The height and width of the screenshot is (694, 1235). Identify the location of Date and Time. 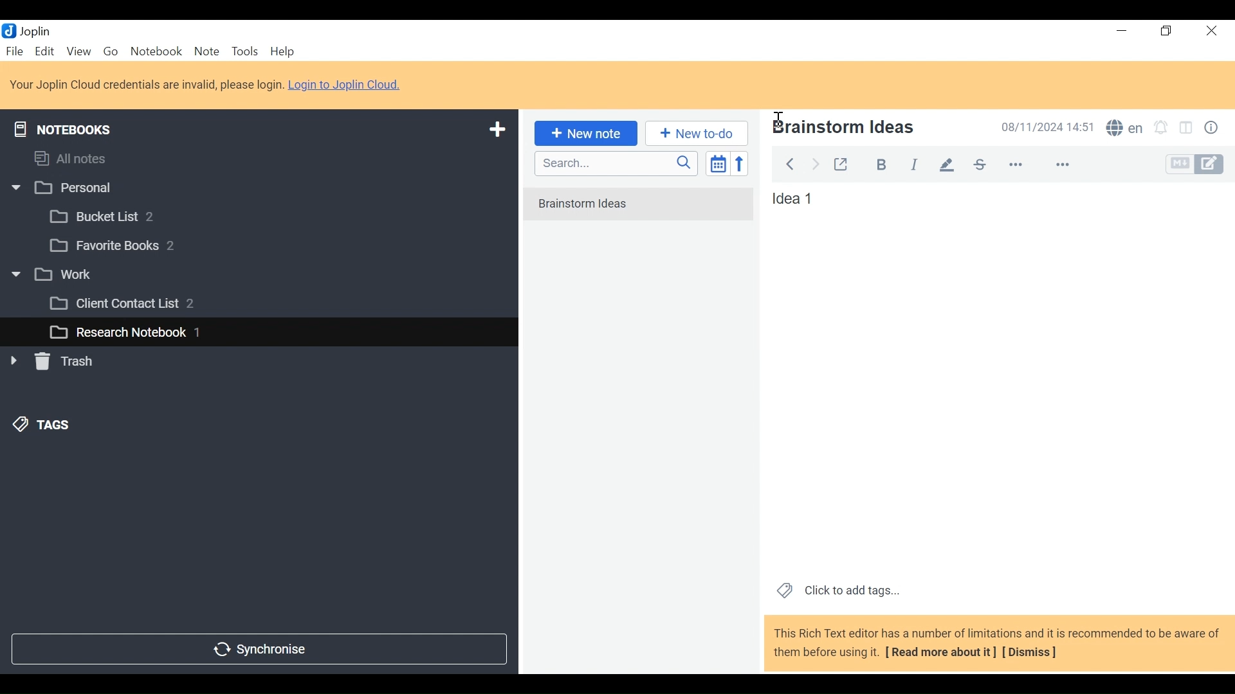
(1044, 127).